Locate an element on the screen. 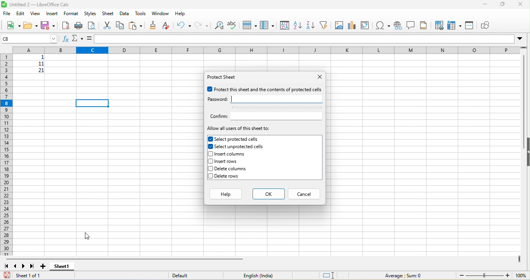 The height and width of the screenshot is (280, 530). save is located at coordinates (7, 275).